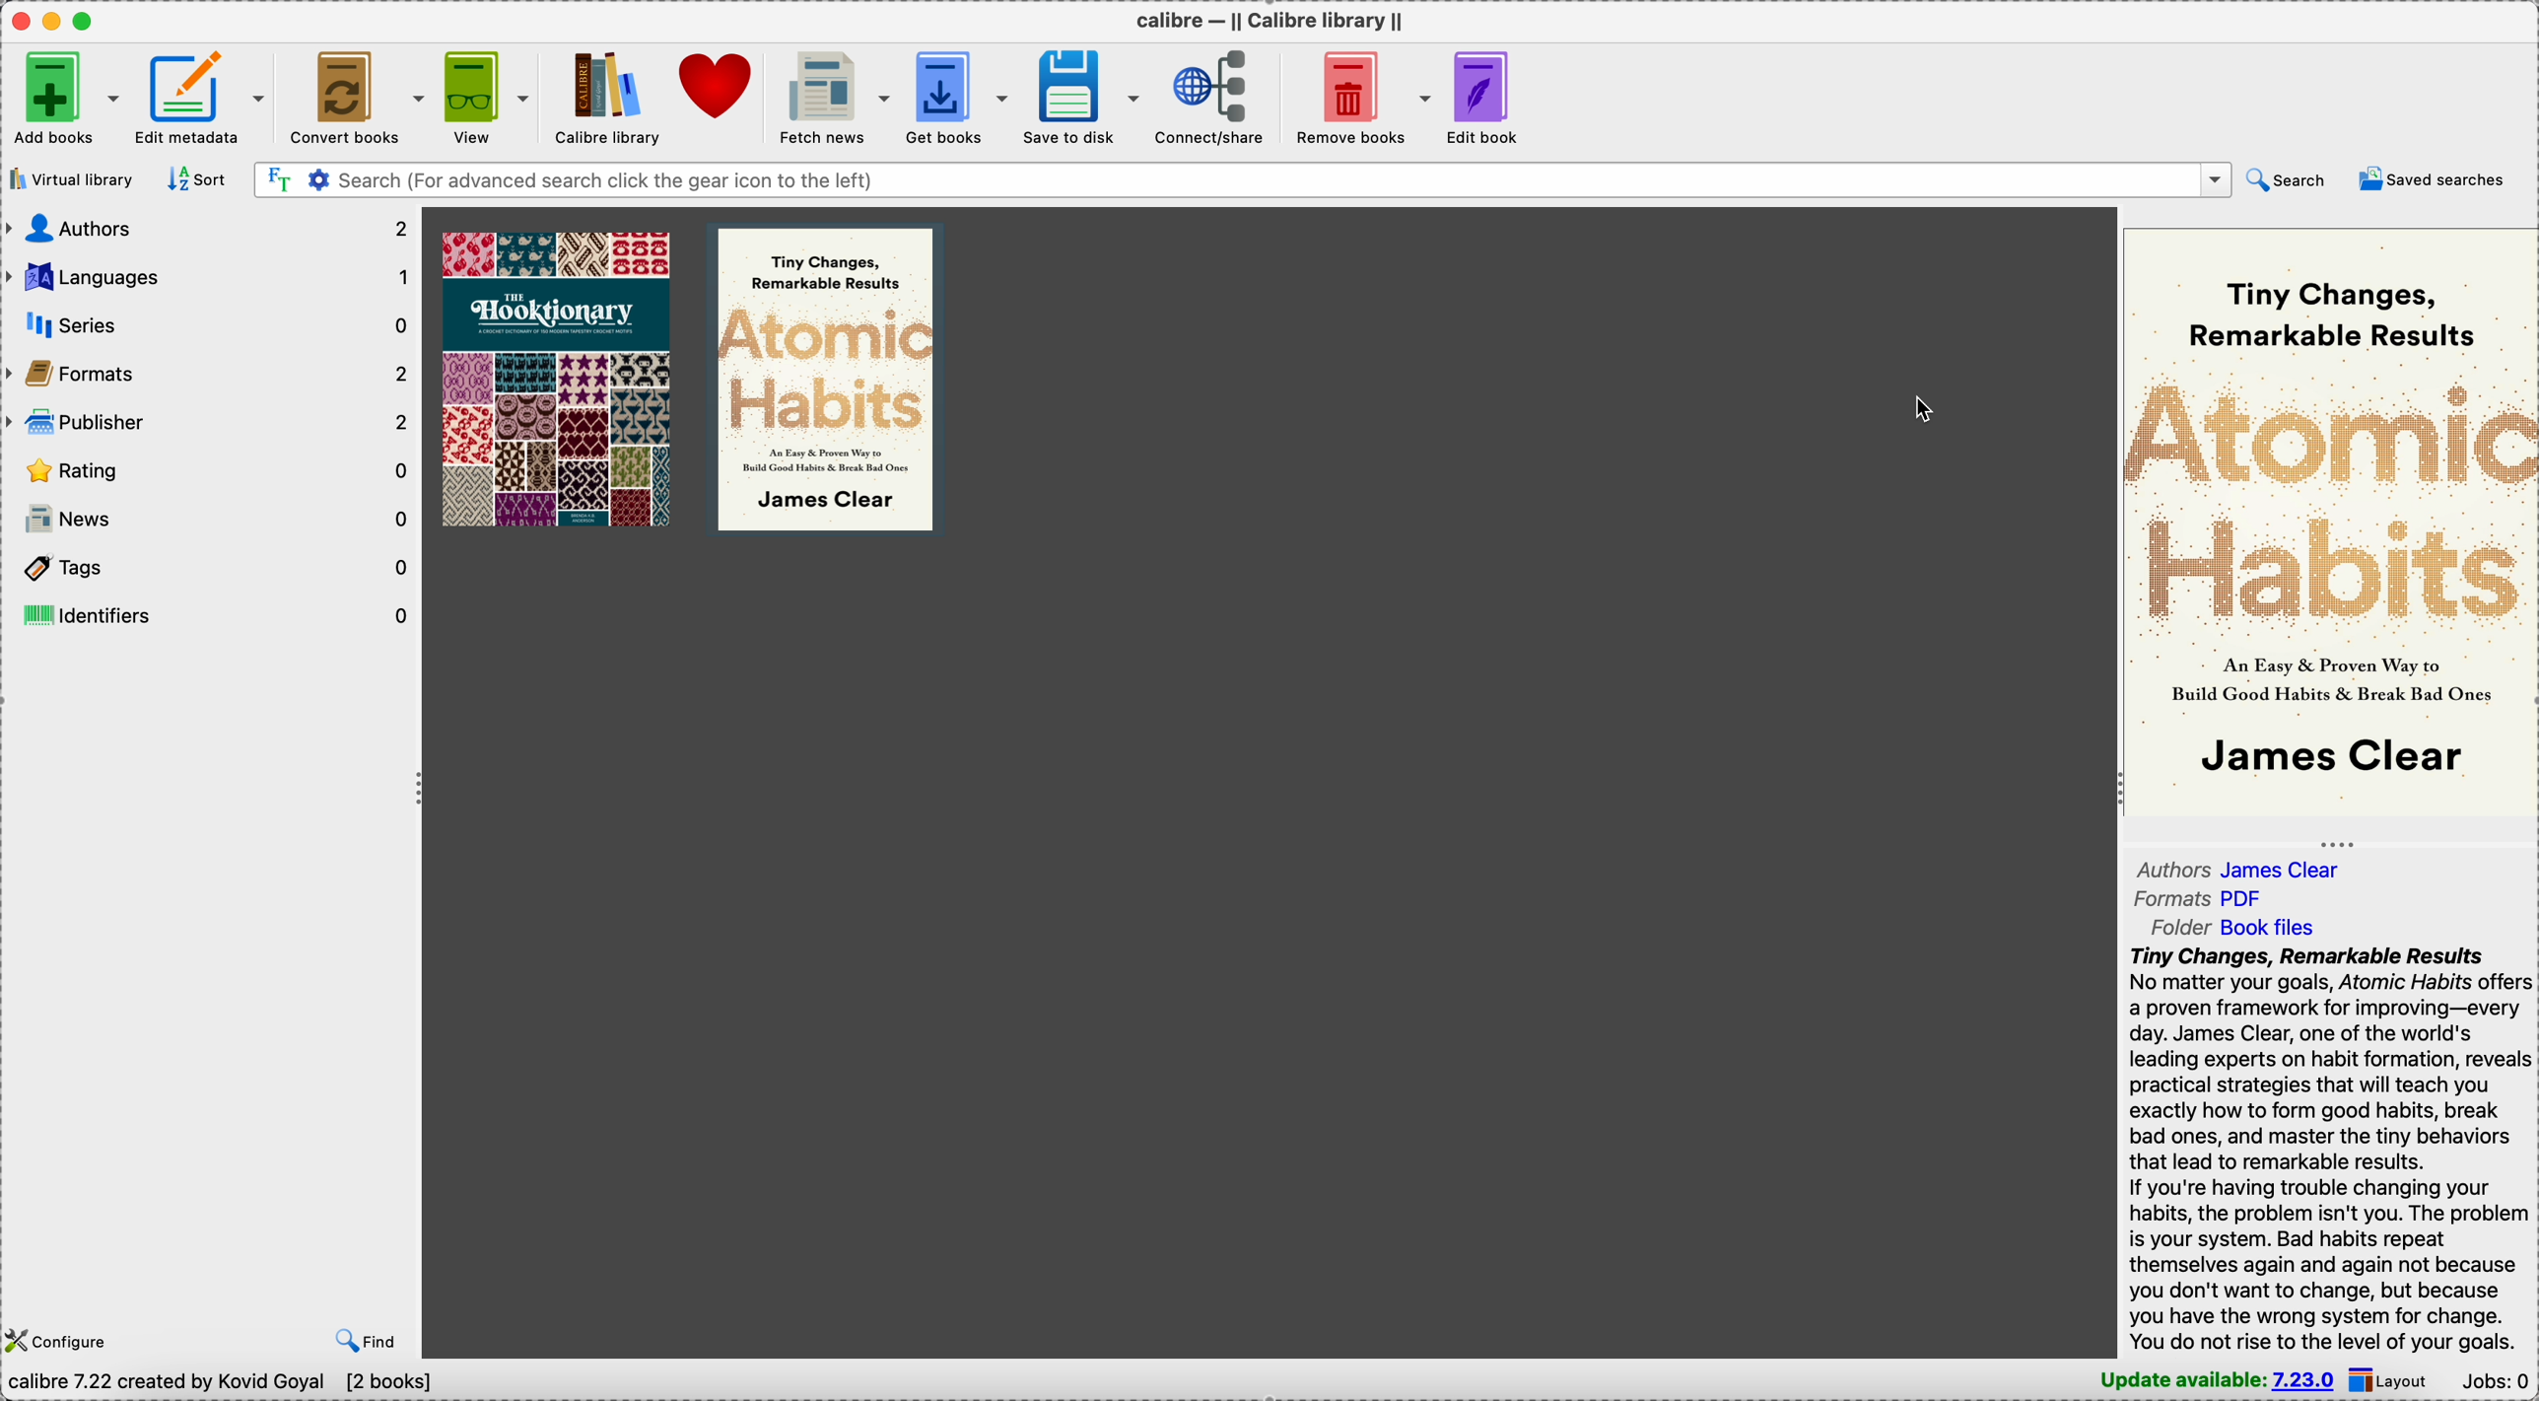  What do you see at coordinates (196, 179) in the screenshot?
I see `Sort` at bounding box center [196, 179].